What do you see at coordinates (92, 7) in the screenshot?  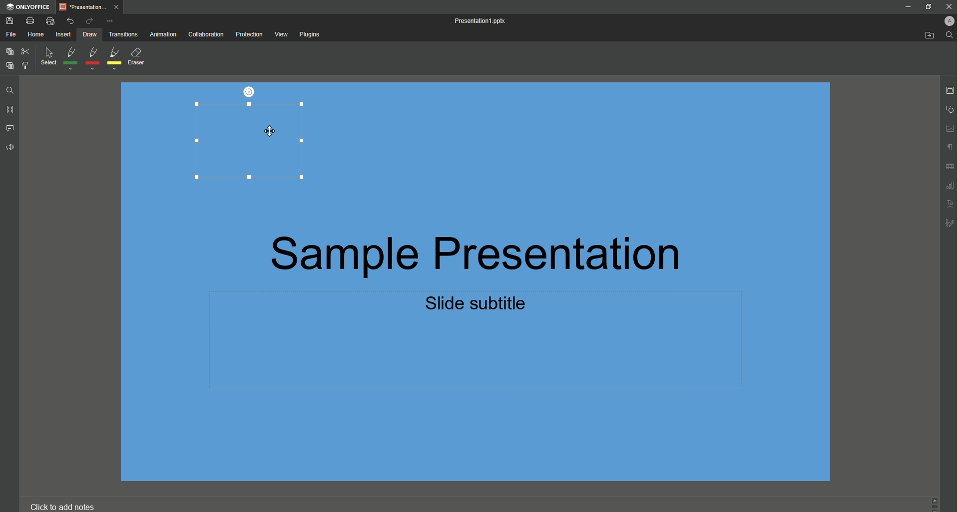 I see `Tab 1` at bounding box center [92, 7].